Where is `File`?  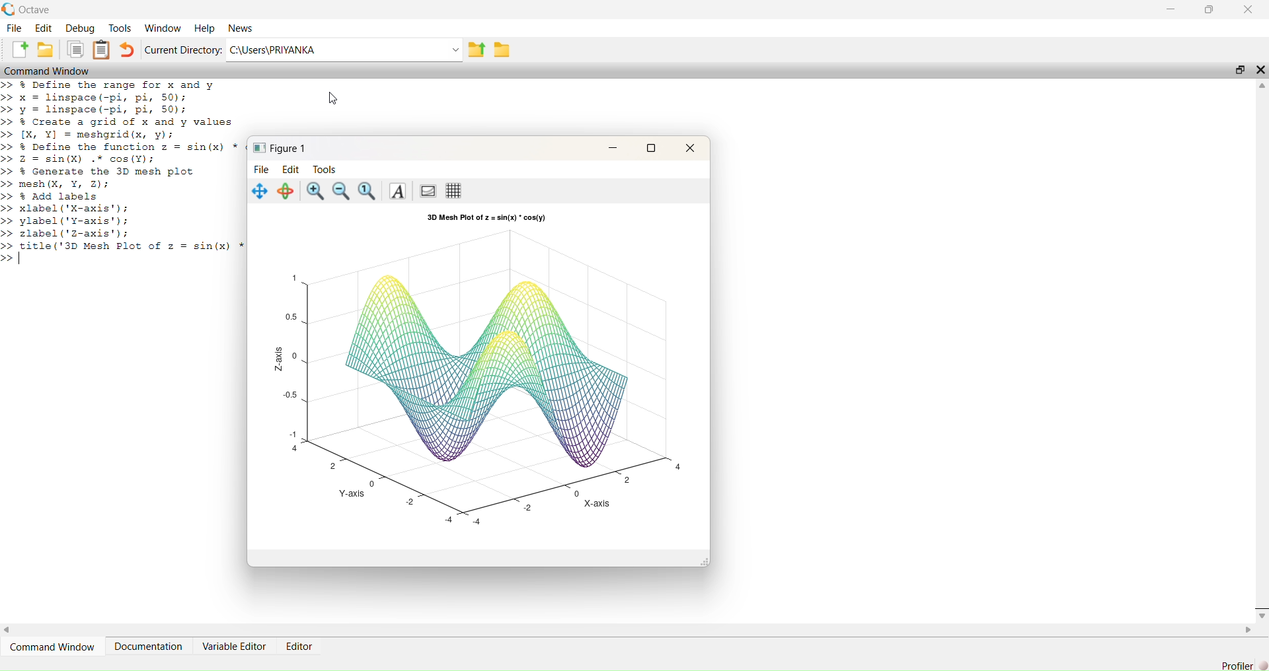 File is located at coordinates (15, 28).